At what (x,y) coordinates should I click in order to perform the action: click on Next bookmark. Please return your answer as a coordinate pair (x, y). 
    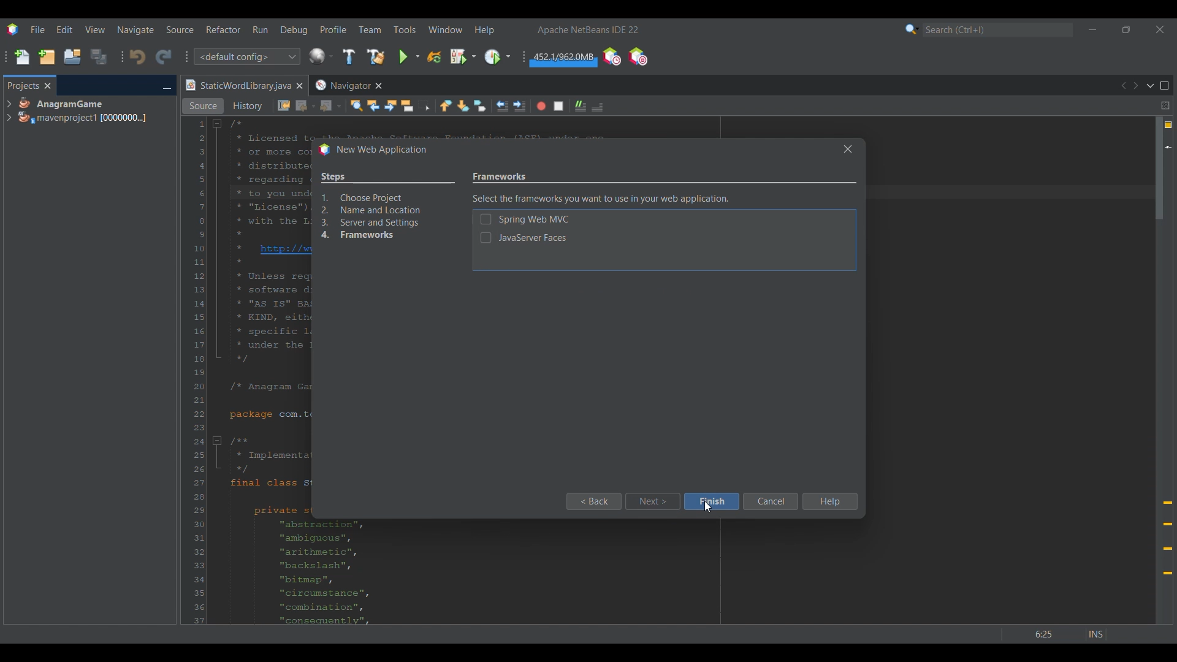
    Looking at the image, I should click on (463, 106).